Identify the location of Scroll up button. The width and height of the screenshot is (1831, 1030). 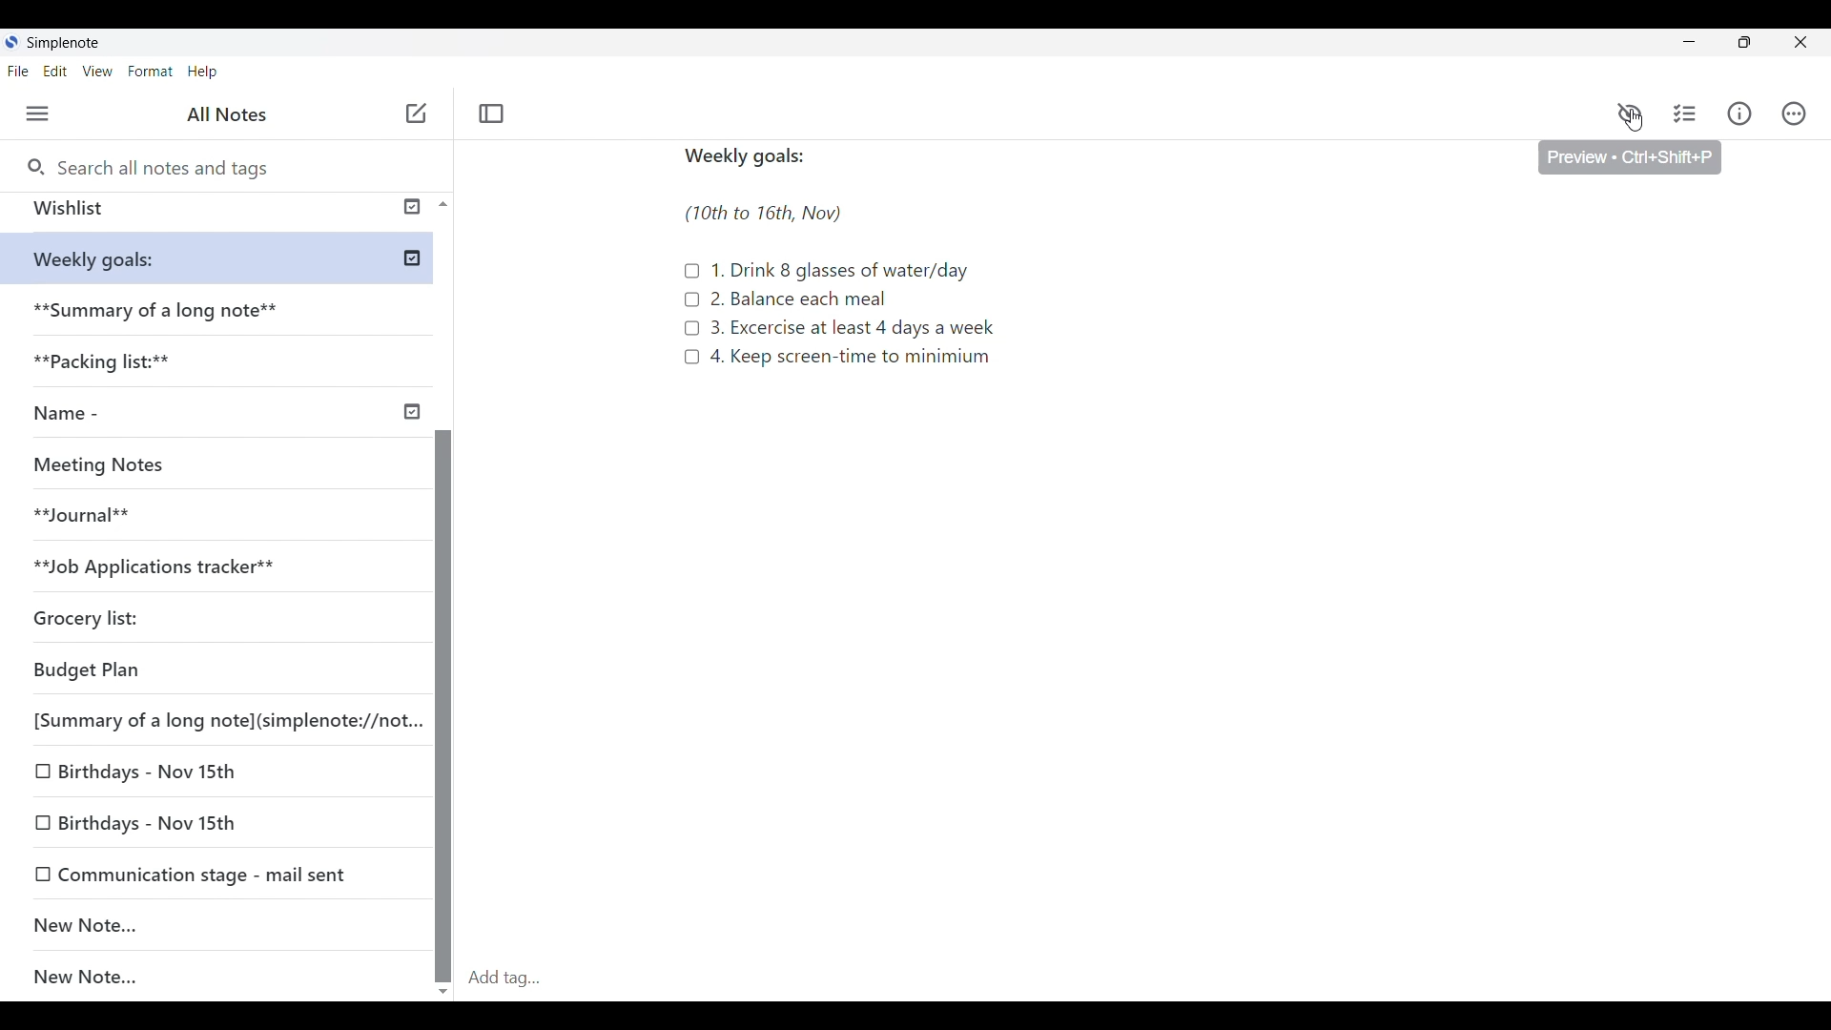
(438, 203).